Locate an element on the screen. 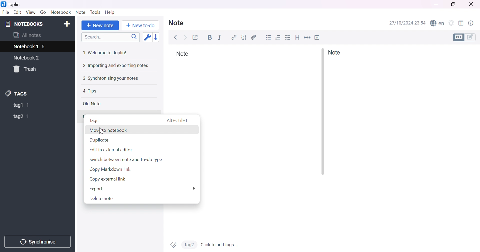 This screenshot has height=252, width=480. Toggle editors is located at coordinates (465, 37).